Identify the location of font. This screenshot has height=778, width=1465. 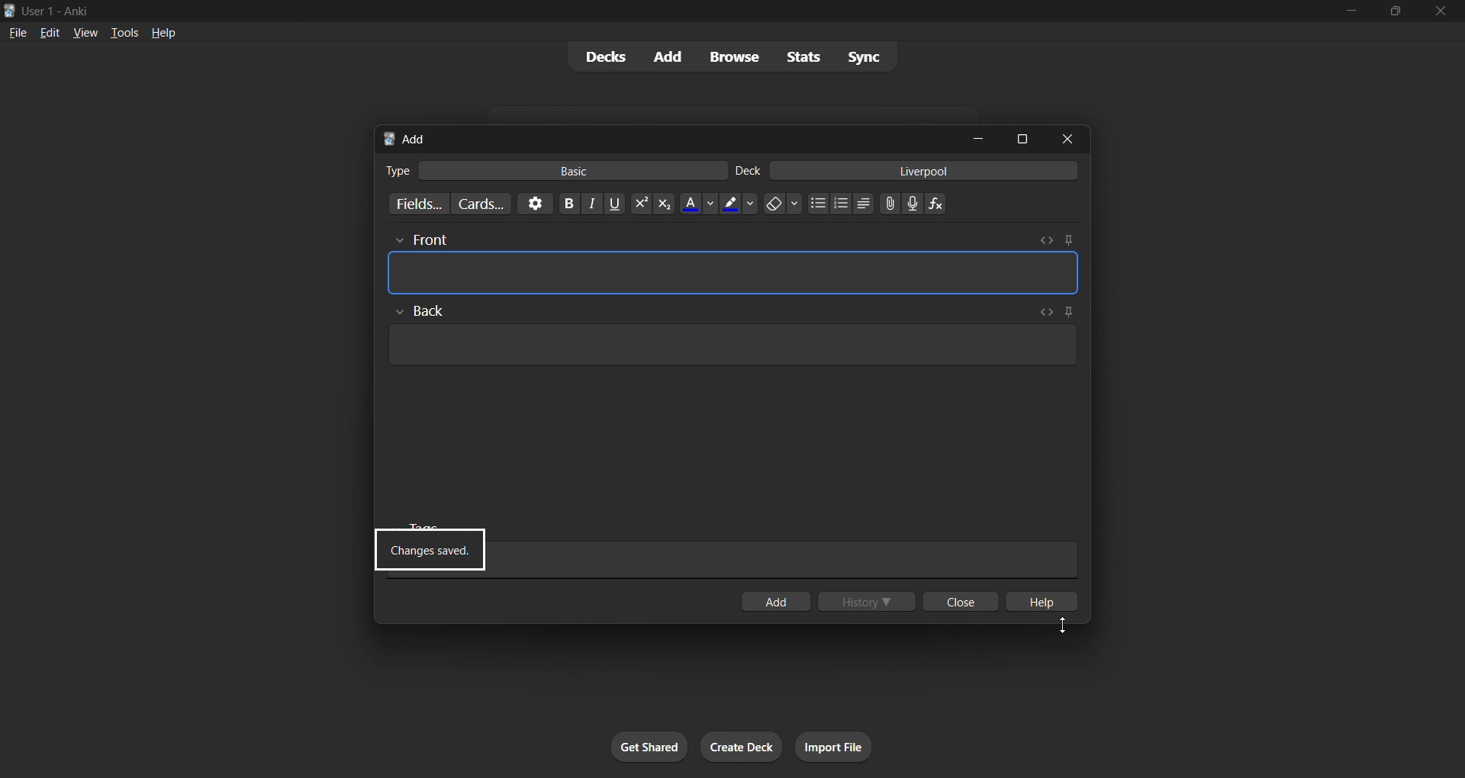
(423, 240).